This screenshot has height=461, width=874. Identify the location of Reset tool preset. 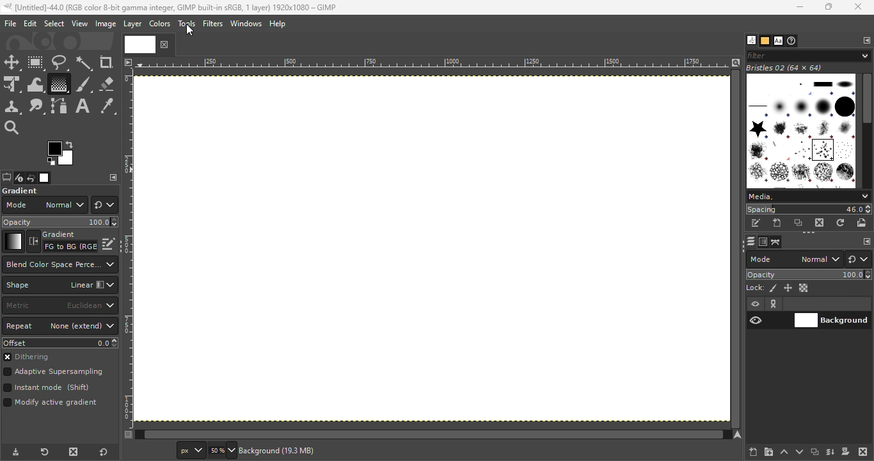
(43, 453).